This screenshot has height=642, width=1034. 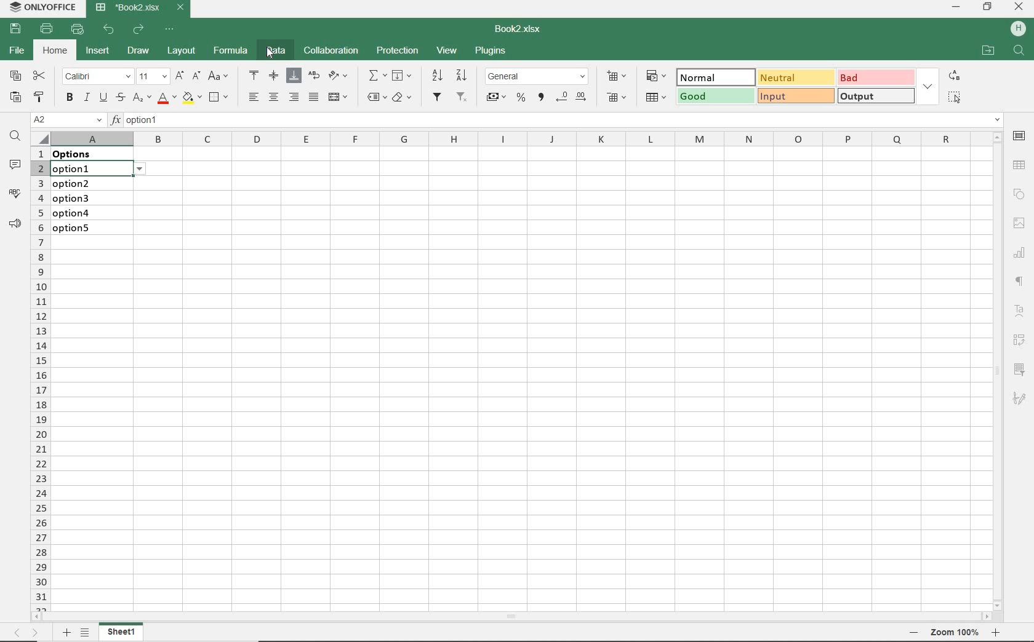 What do you see at coordinates (713, 77) in the screenshot?
I see `NORMAL` at bounding box center [713, 77].